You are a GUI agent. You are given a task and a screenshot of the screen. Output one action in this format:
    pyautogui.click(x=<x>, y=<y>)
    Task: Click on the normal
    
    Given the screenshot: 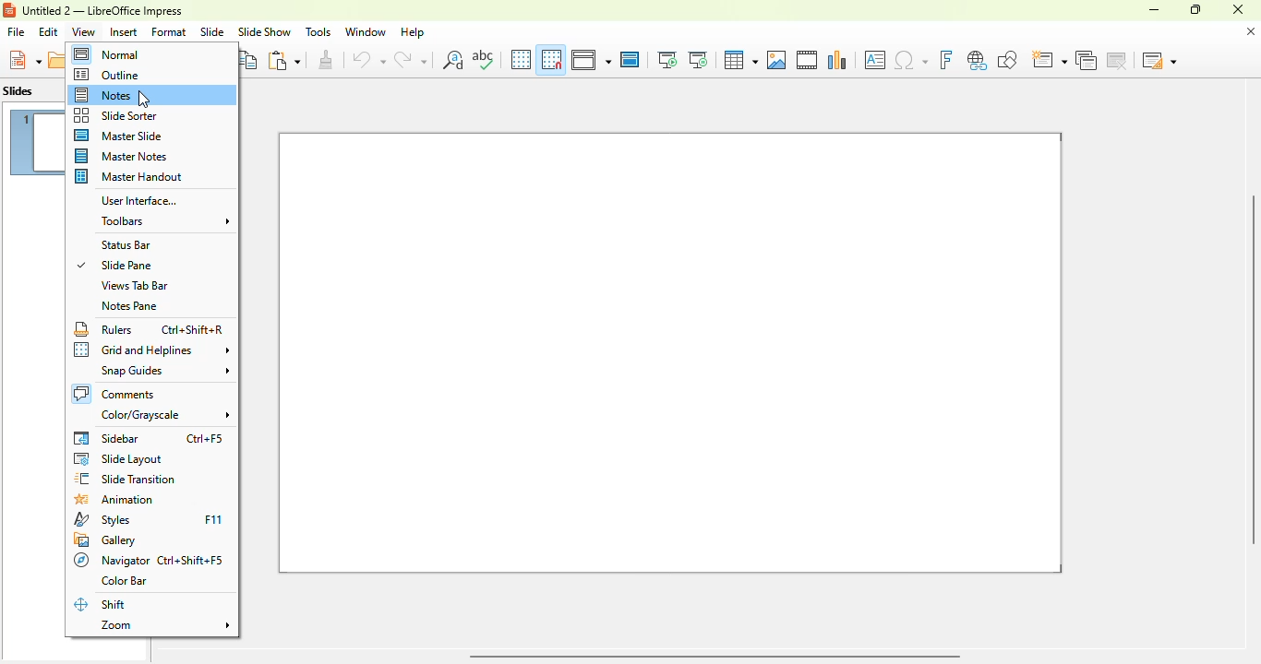 What is the action you would take?
    pyautogui.click(x=108, y=54)
    